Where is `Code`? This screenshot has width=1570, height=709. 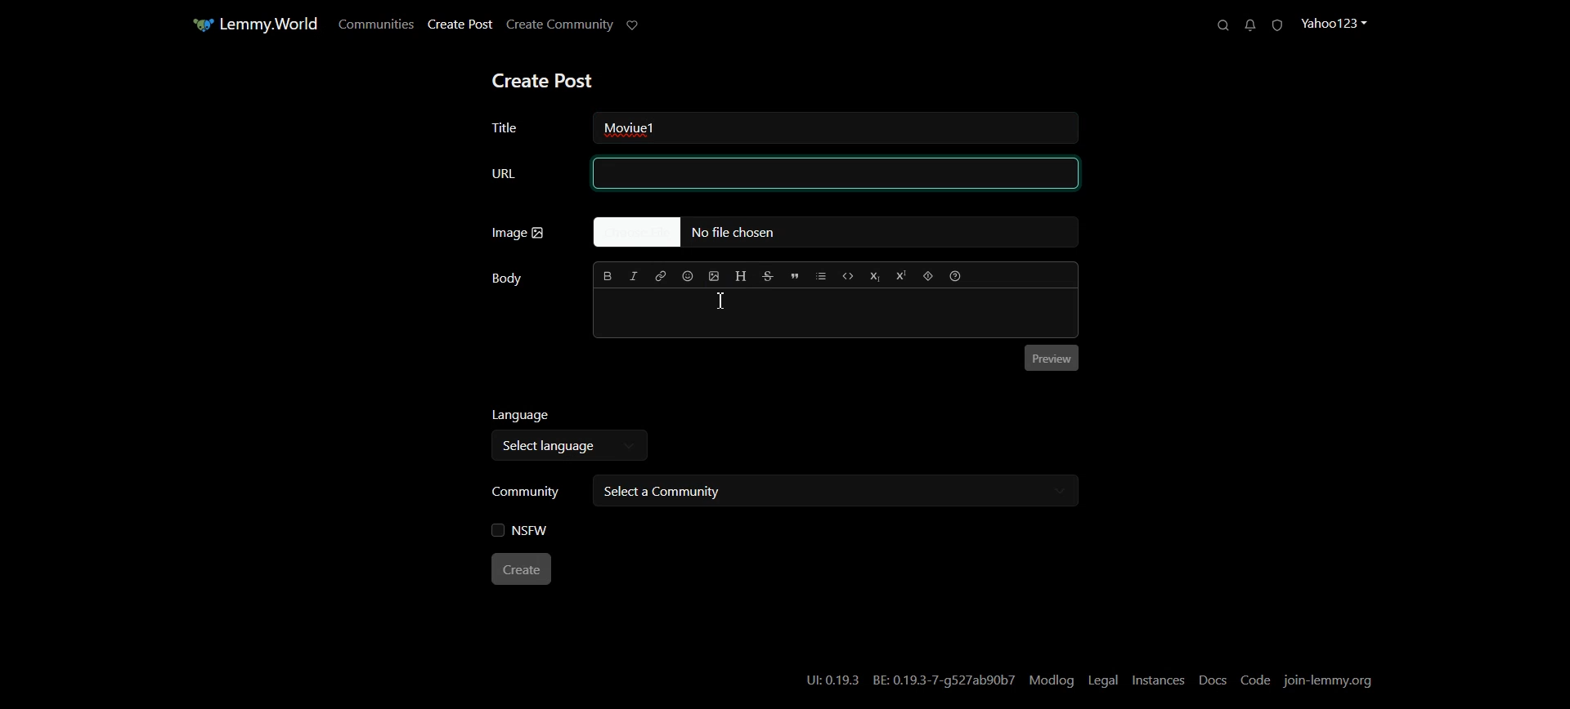 Code is located at coordinates (1257, 680).